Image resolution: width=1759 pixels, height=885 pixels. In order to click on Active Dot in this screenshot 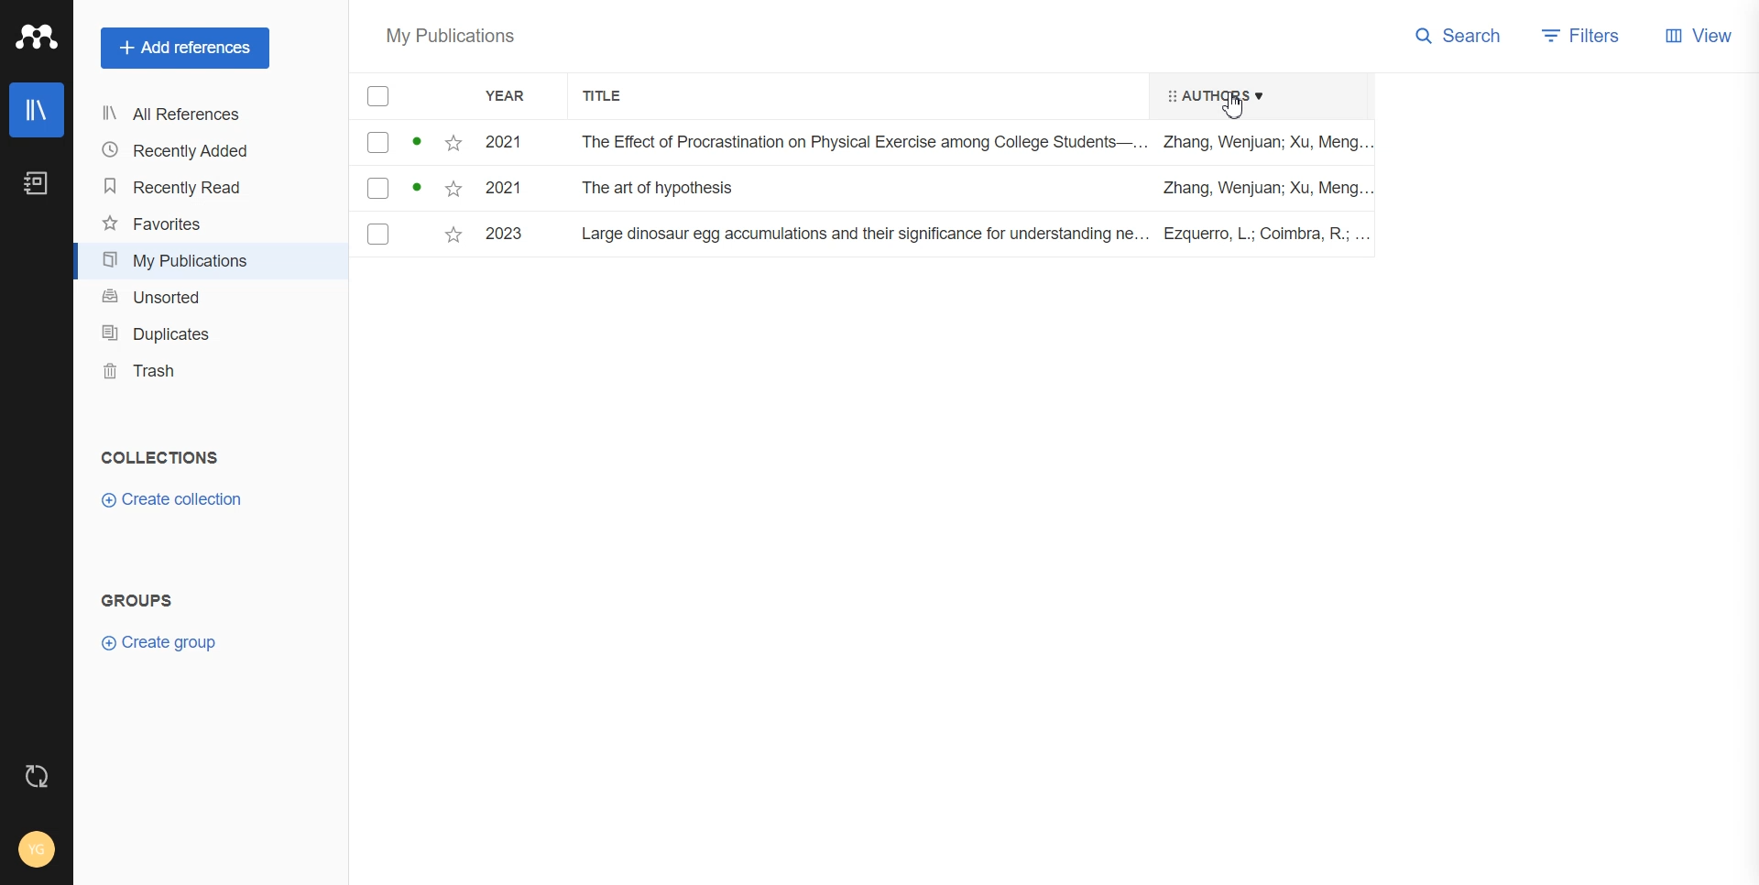, I will do `click(420, 144)`.